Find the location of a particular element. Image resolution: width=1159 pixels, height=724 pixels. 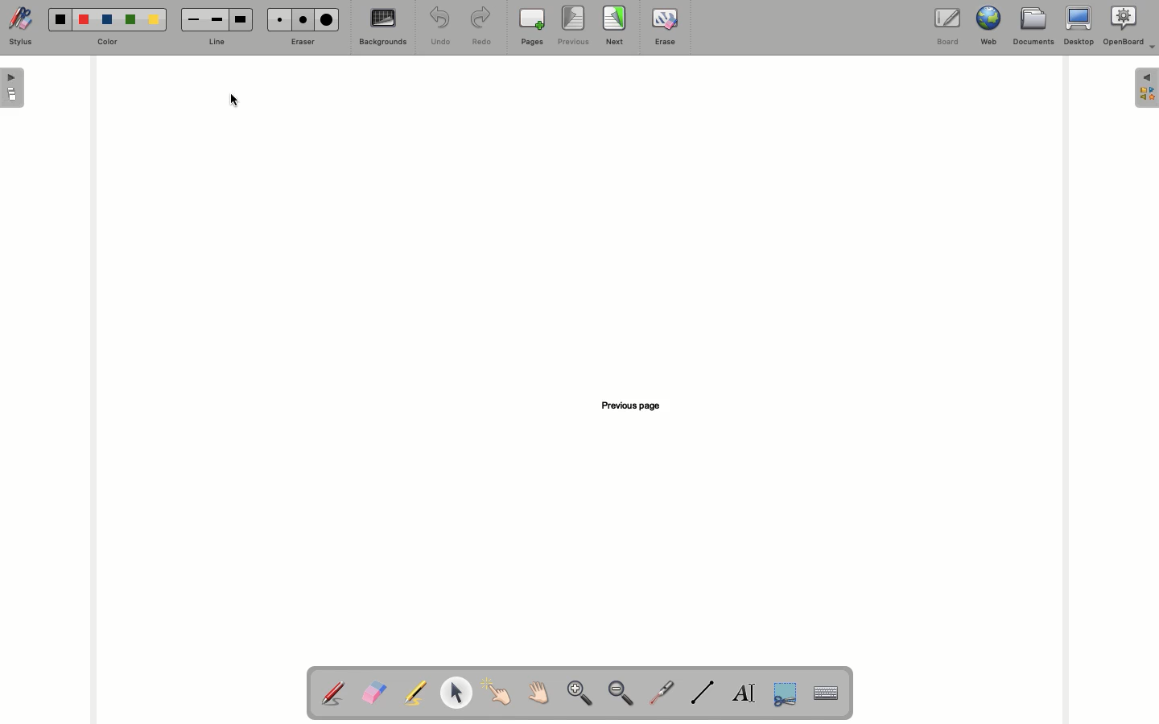

Annotate the document is located at coordinates (332, 694).